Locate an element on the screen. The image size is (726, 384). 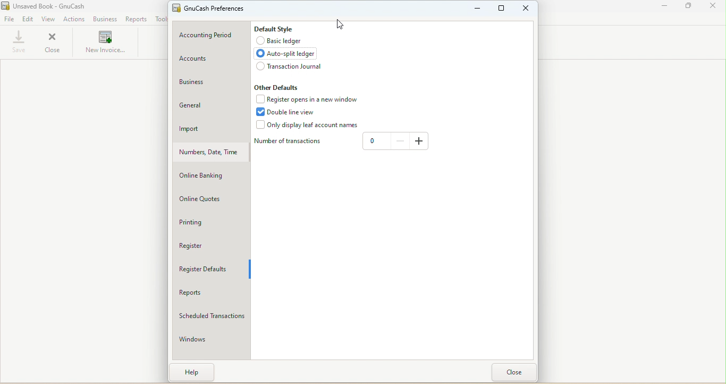
Accounting period is located at coordinates (213, 35).